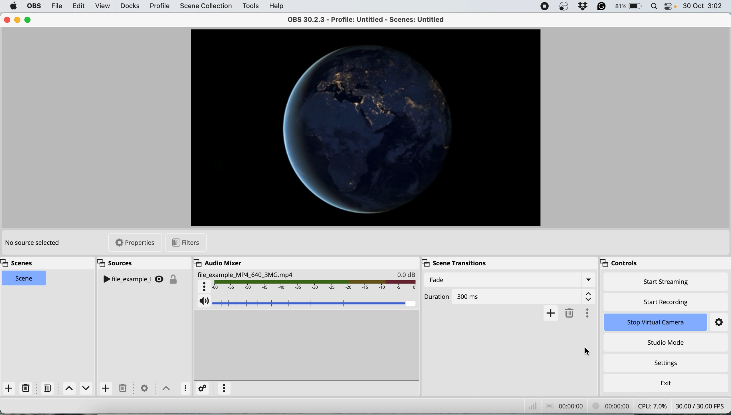 The image size is (731, 415). I want to click on help, so click(279, 5).